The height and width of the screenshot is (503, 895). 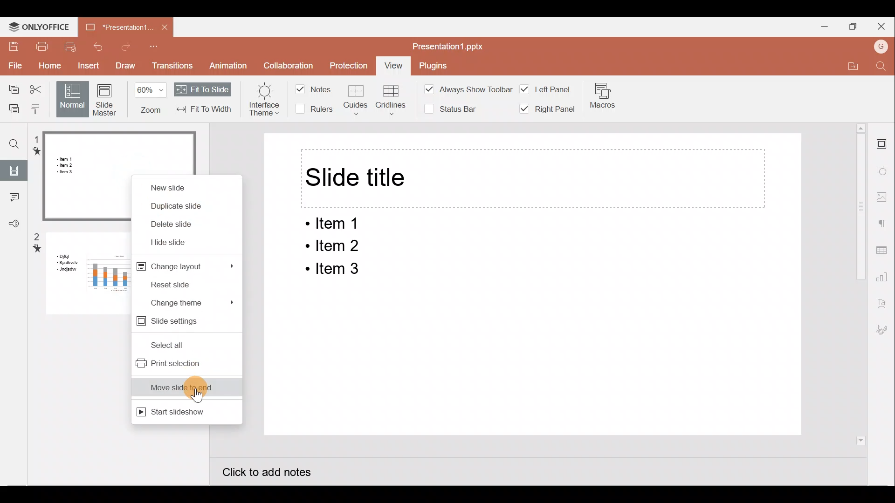 What do you see at coordinates (234, 64) in the screenshot?
I see `Animation` at bounding box center [234, 64].